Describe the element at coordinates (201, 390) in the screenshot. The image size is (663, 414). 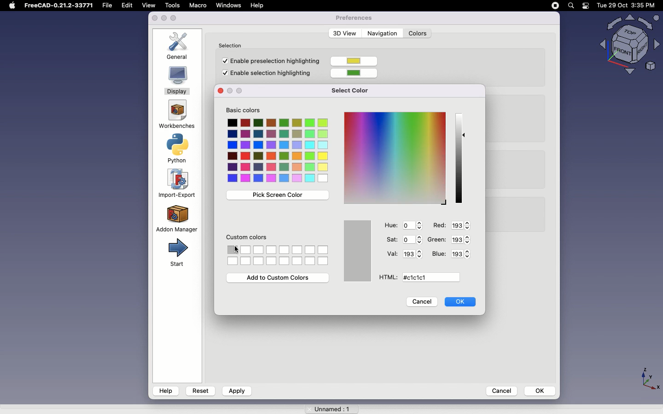
I see `Reset` at that location.